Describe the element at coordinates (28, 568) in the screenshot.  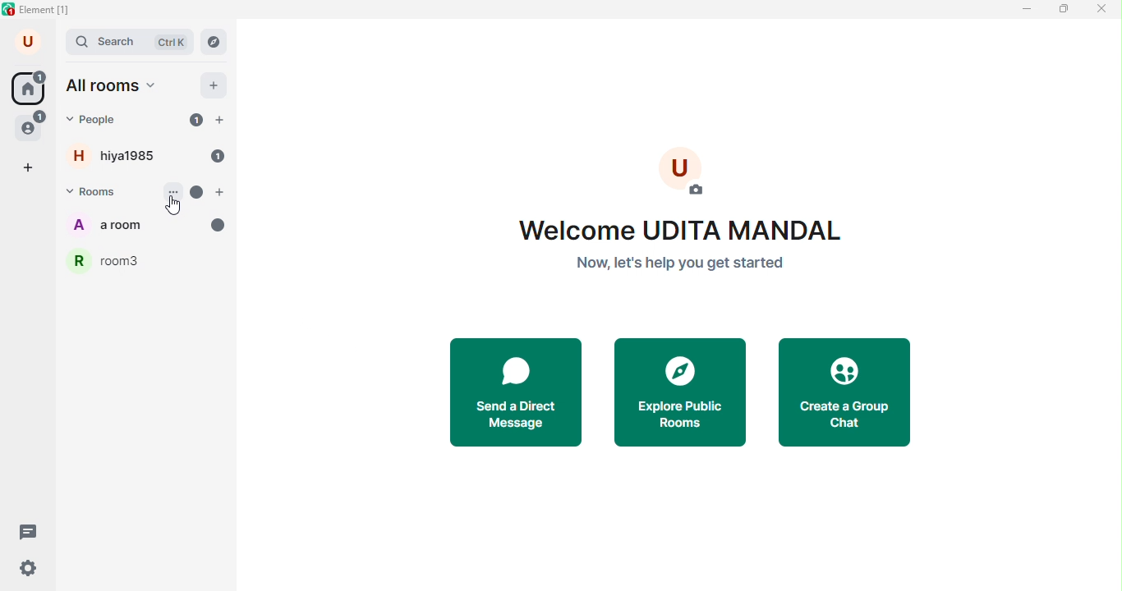
I see `quick settings` at that location.